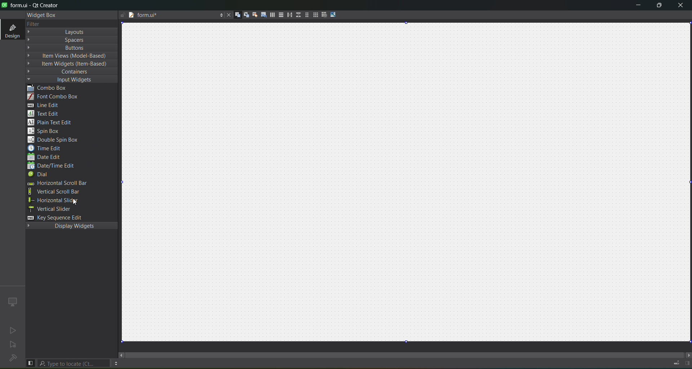  Describe the element at coordinates (280, 15) in the screenshot. I see `vertical layout` at that location.